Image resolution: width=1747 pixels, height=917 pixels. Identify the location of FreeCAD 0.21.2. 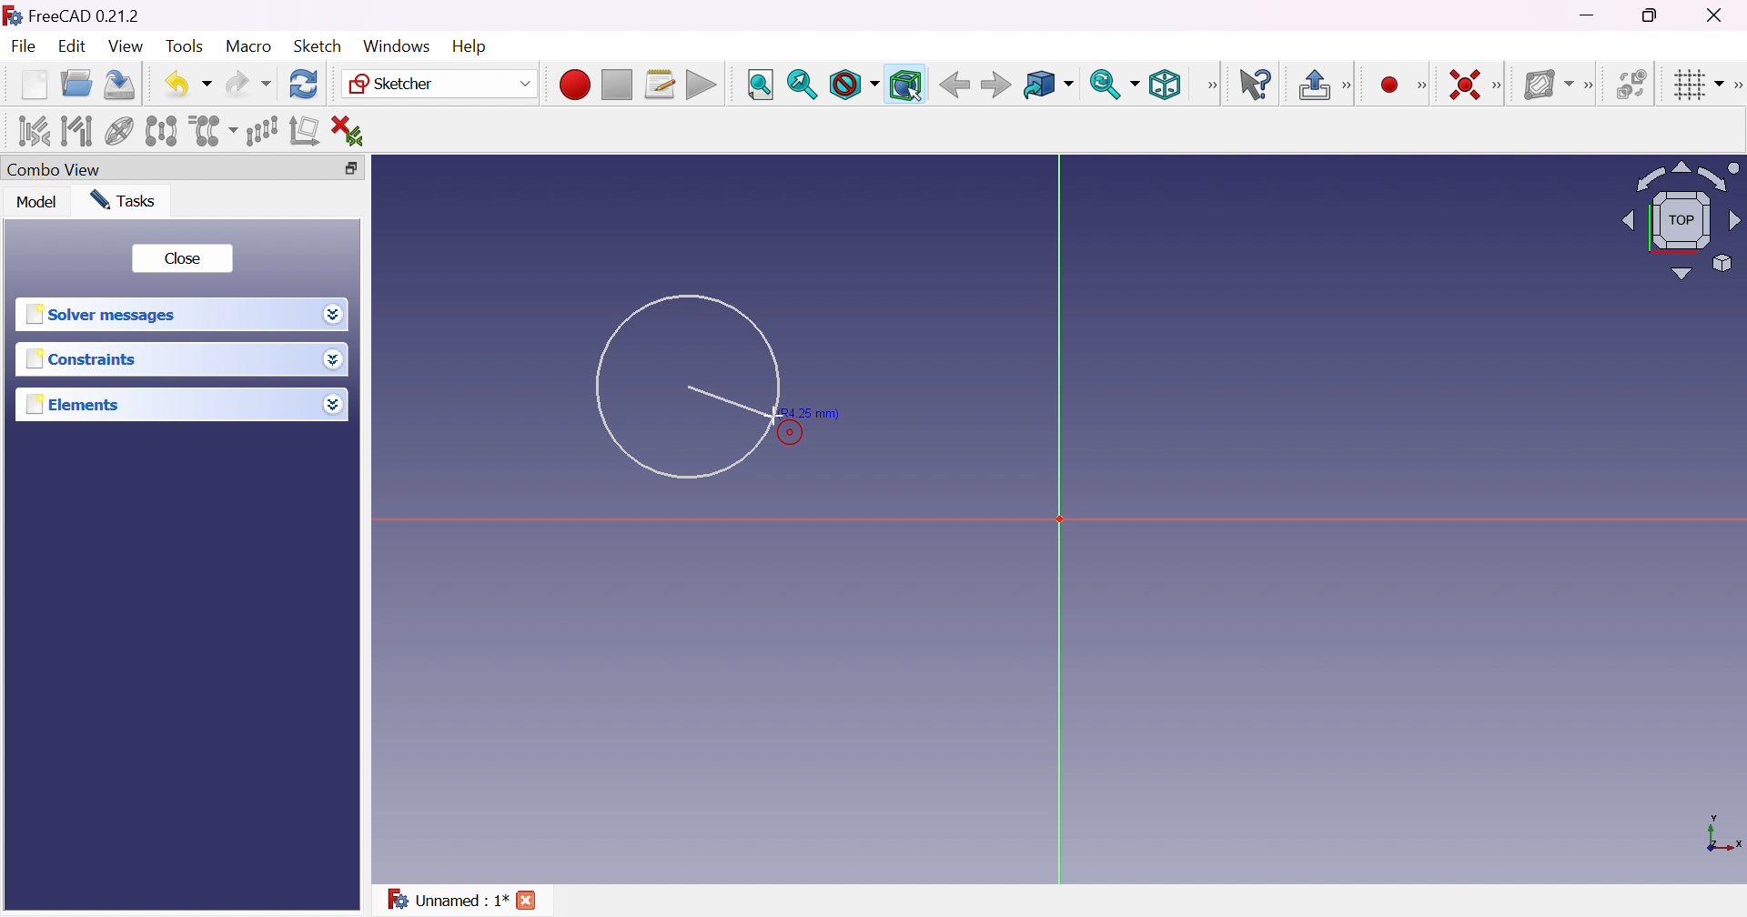
(86, 15).